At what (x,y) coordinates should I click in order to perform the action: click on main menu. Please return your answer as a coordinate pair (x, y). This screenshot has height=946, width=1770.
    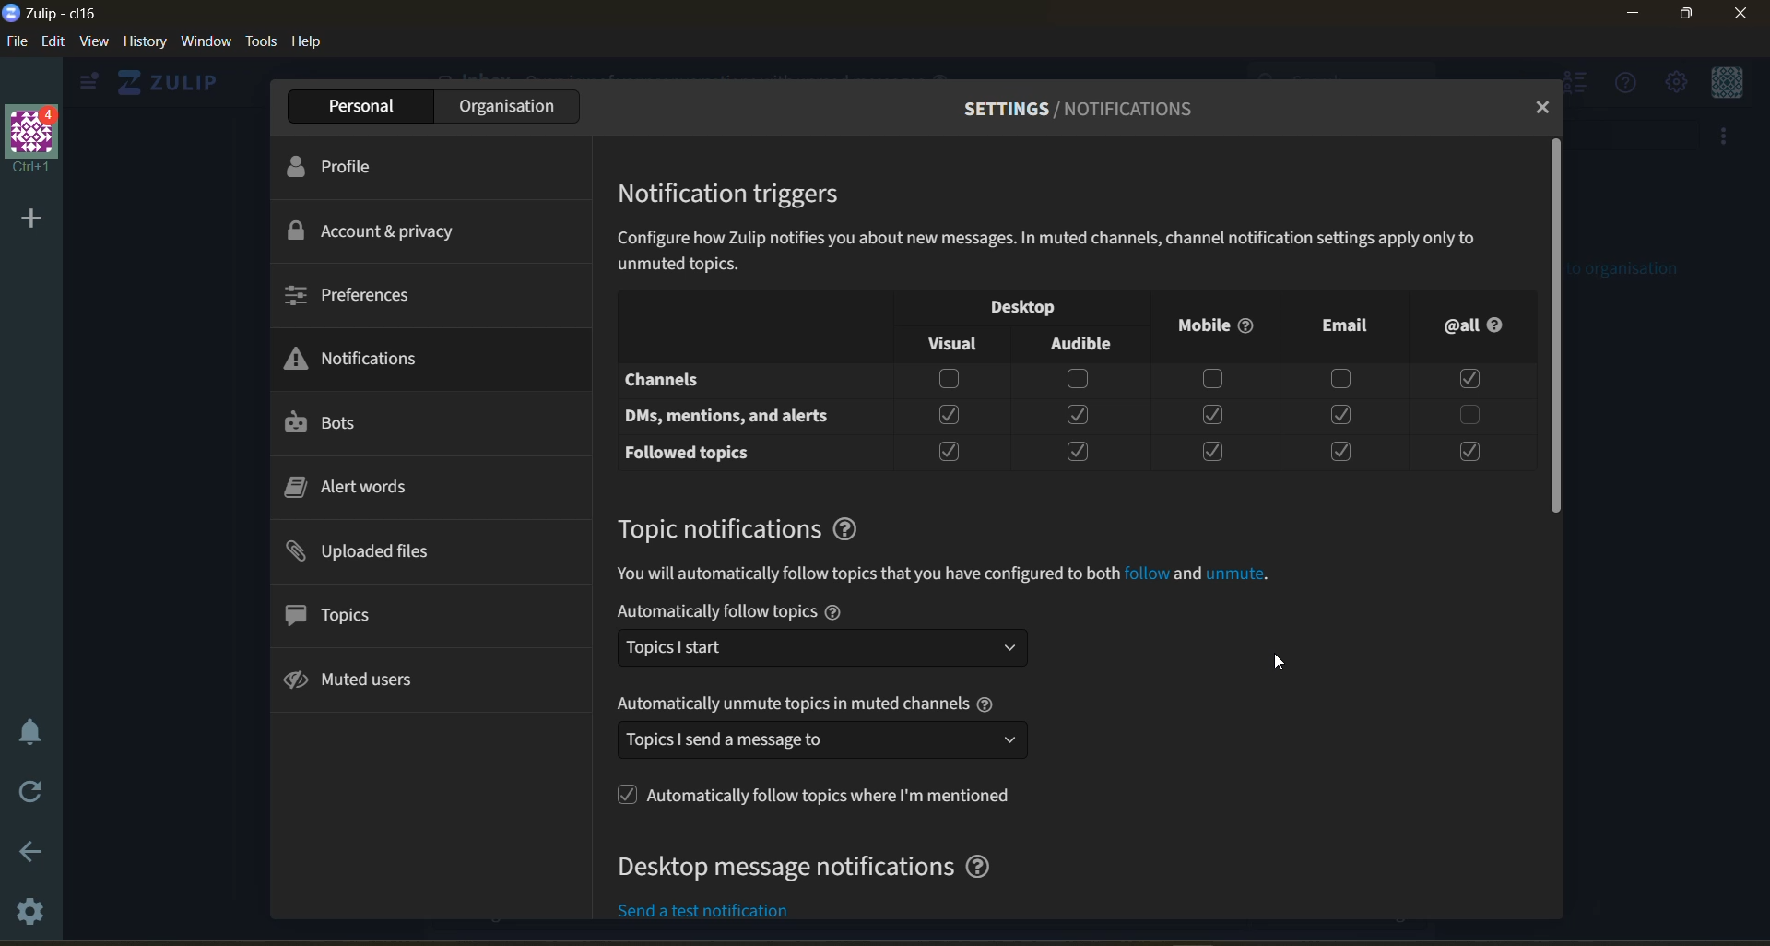
    Looking at the image, I should click on (1675, 82).